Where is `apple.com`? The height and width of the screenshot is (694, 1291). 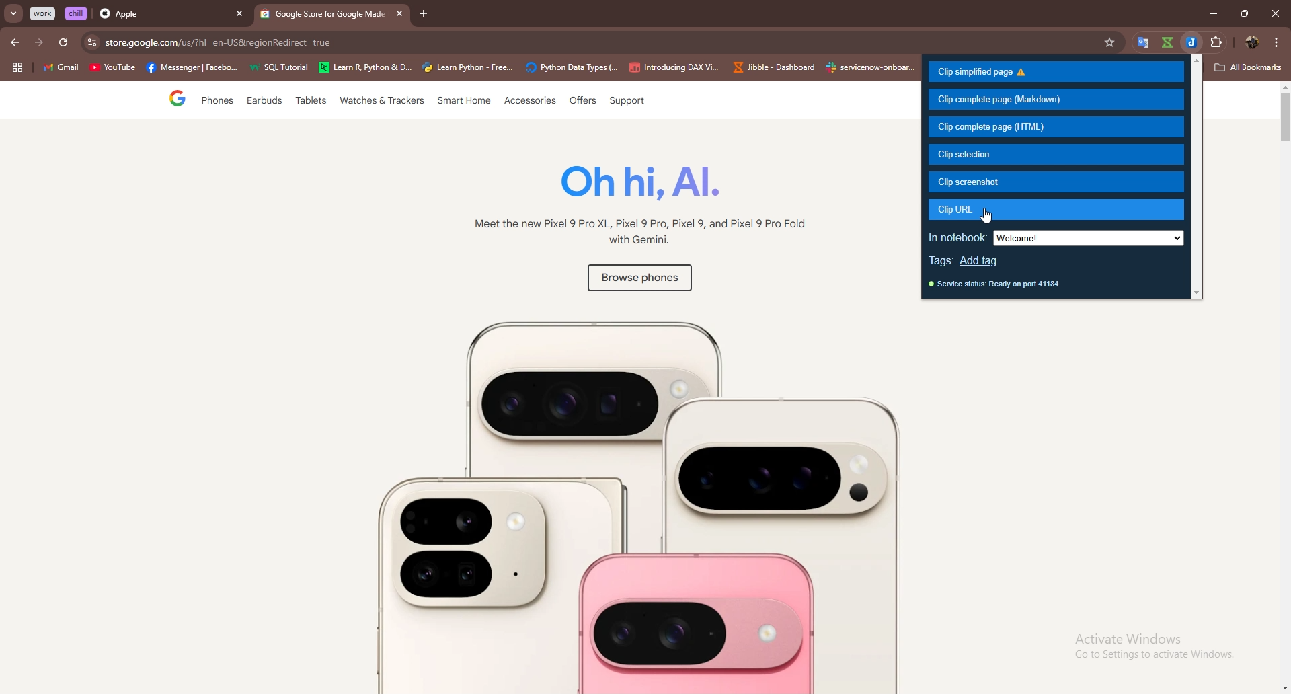 apple.com is located at coordinates (600, 42).